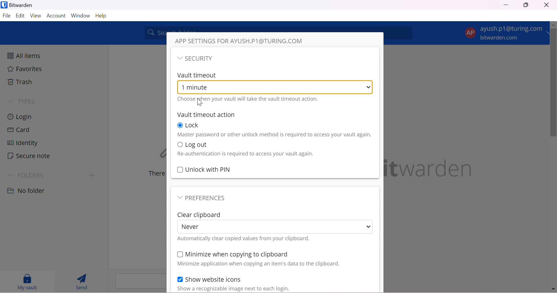 Image resolution: width=557 pixels, height=293 pixels. What do you see at coordinates (369, 226) in the screenshot?
I see `Drop Down` at bounding box center [369, 226].